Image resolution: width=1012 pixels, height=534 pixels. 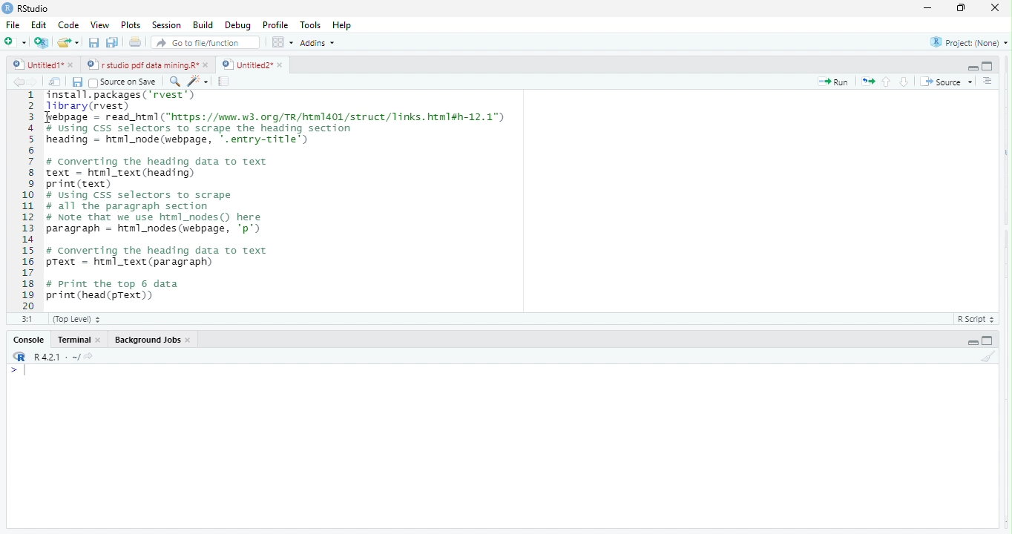 What do you see at coordinates (208, 65) in the screenshot?
I see `close` at bounding box center [208, 65].